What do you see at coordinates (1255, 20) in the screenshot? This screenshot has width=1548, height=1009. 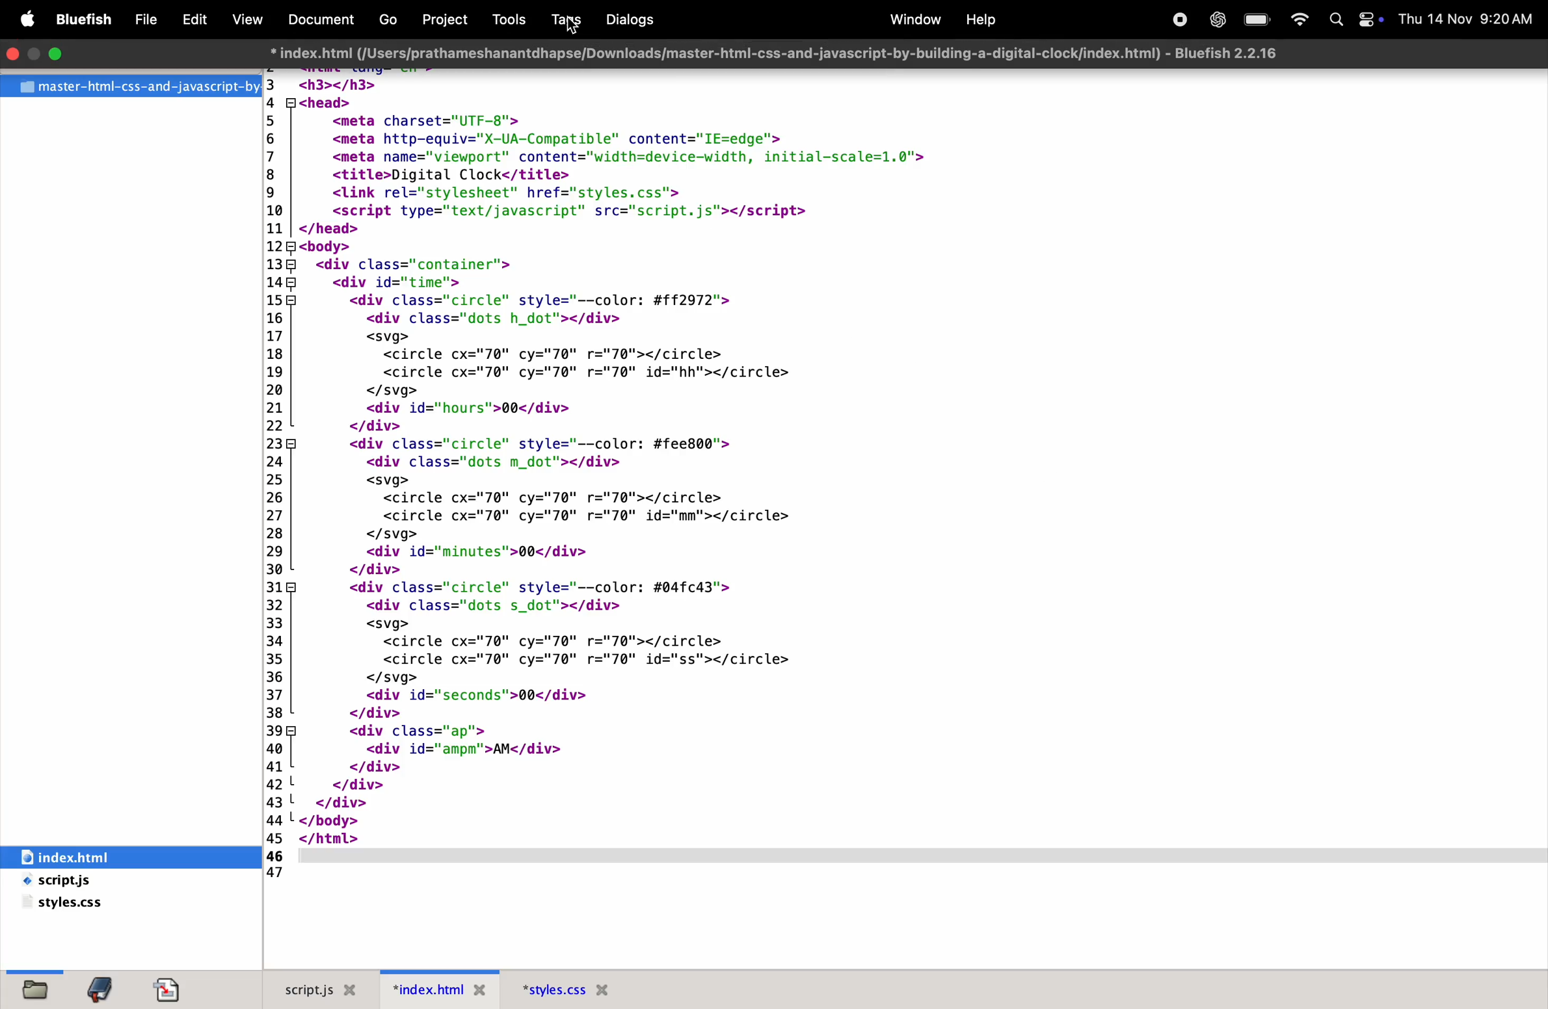 I see `battery` at bounding box center [1255, 20].